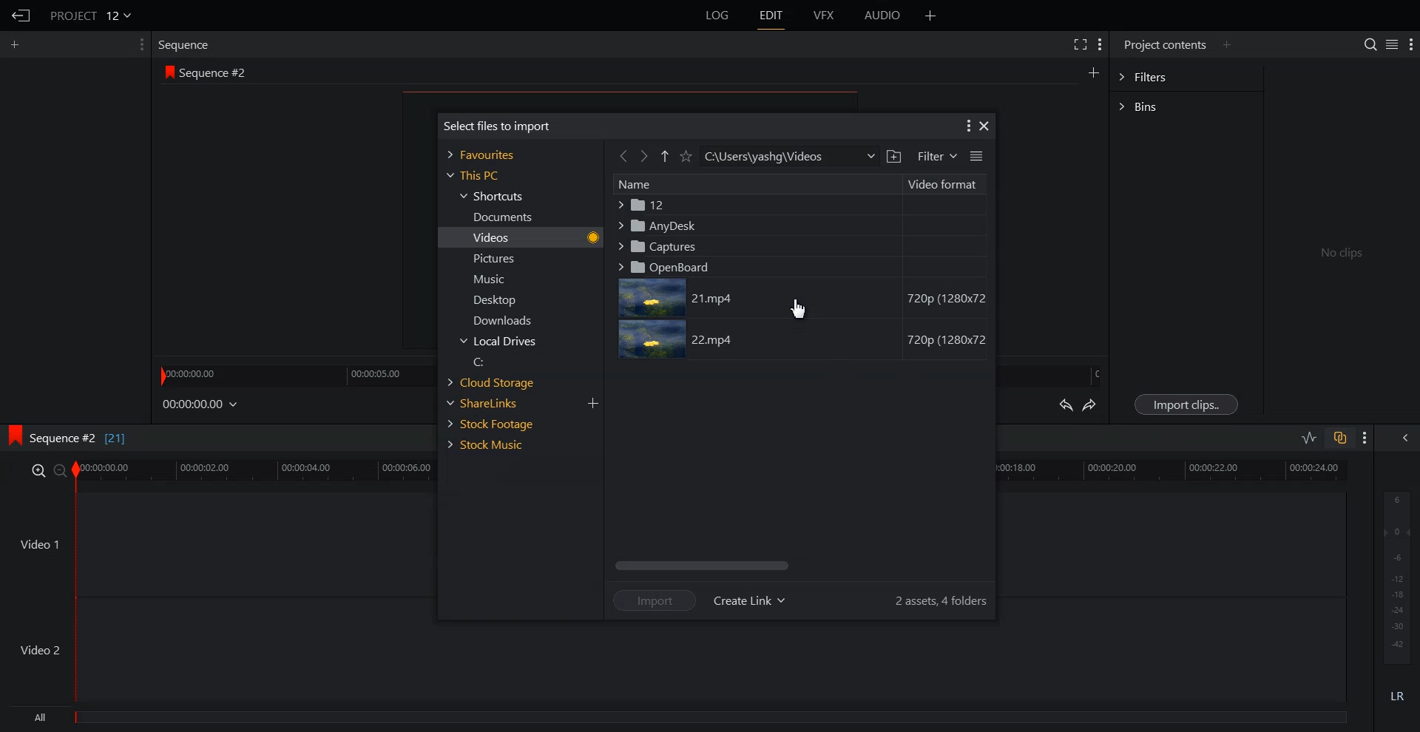 The width and height of the screenshot is (1420, 732). I want to click on Toggle Auto track Sync, so click(1339, 438).